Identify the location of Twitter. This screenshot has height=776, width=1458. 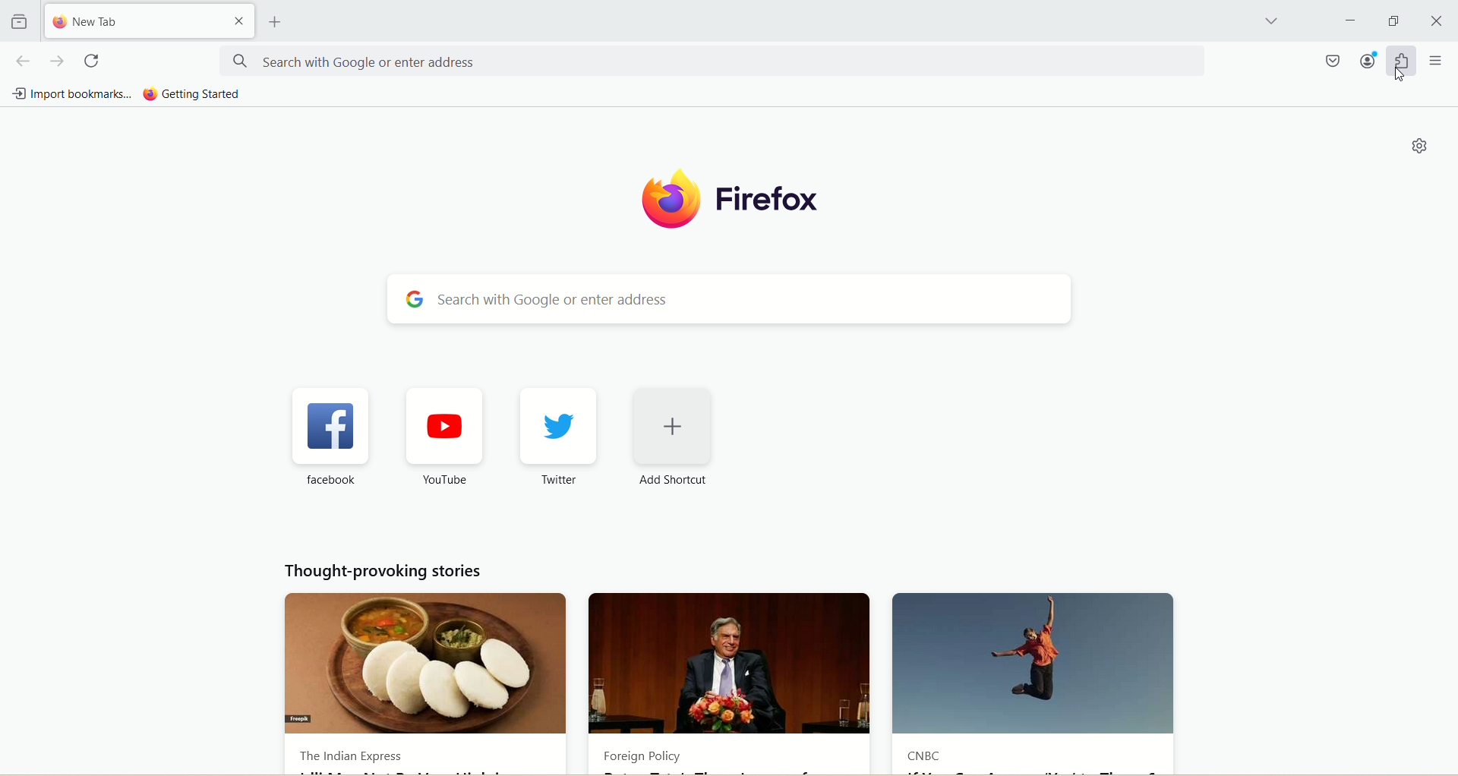
(560, 439).